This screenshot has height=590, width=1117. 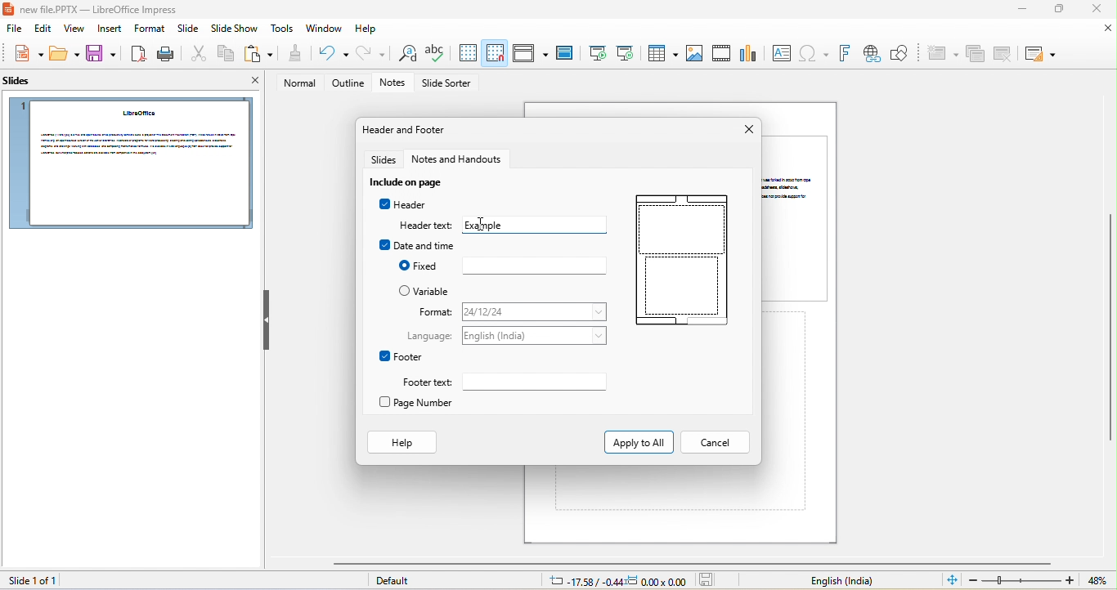 What do you see at coordinates (418, 266) in the screenshot?
I see ` Fixed` at bounding box center [418, 266].